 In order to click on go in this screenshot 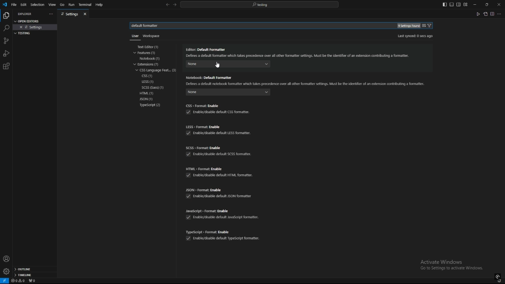, I will do `click(62, 5)`.